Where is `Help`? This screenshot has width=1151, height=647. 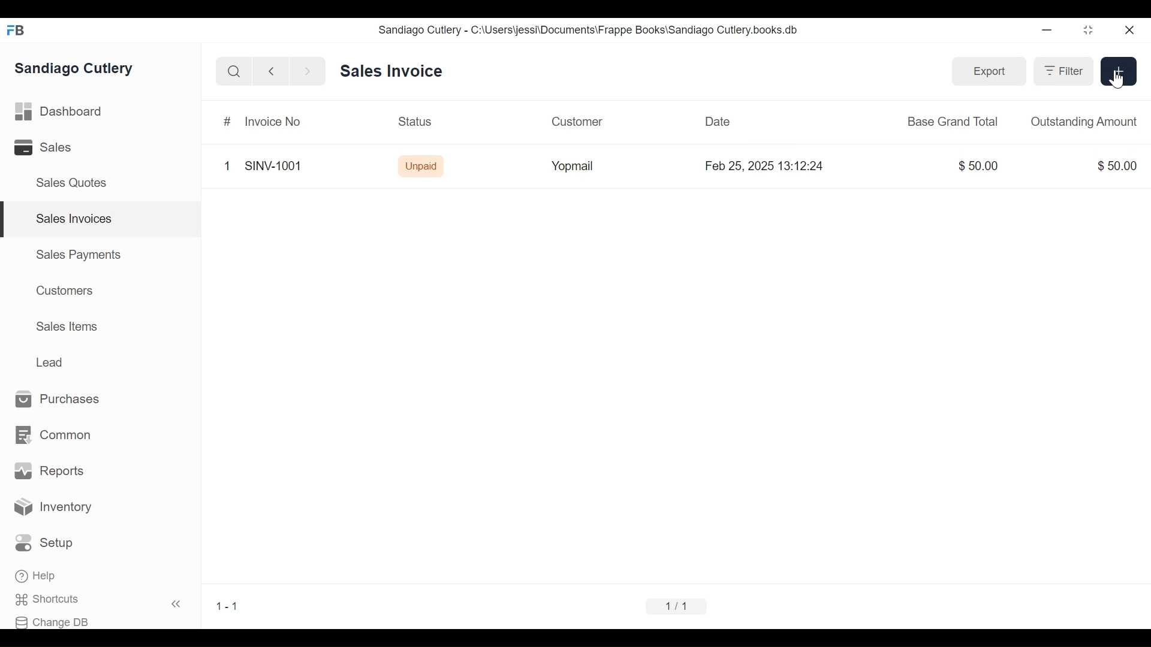 Help is located at coordinates (37, 576).